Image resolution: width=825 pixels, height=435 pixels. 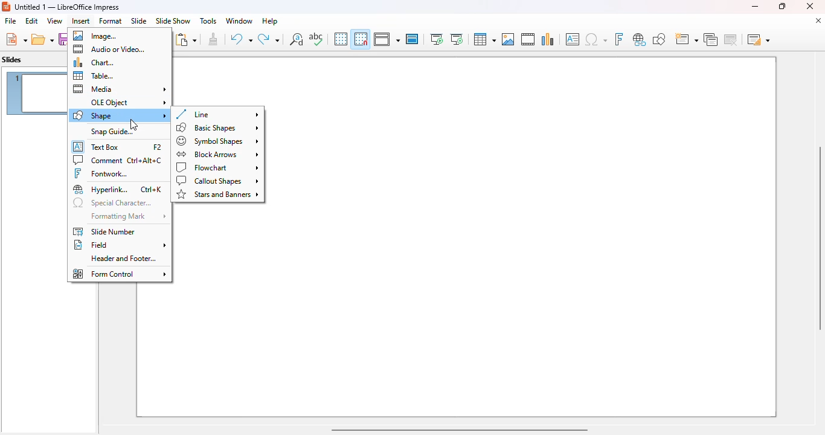 What do you see at coordinates (173, 21) in the screenshot?
I see `slide show` at bounding box center [173, 21].